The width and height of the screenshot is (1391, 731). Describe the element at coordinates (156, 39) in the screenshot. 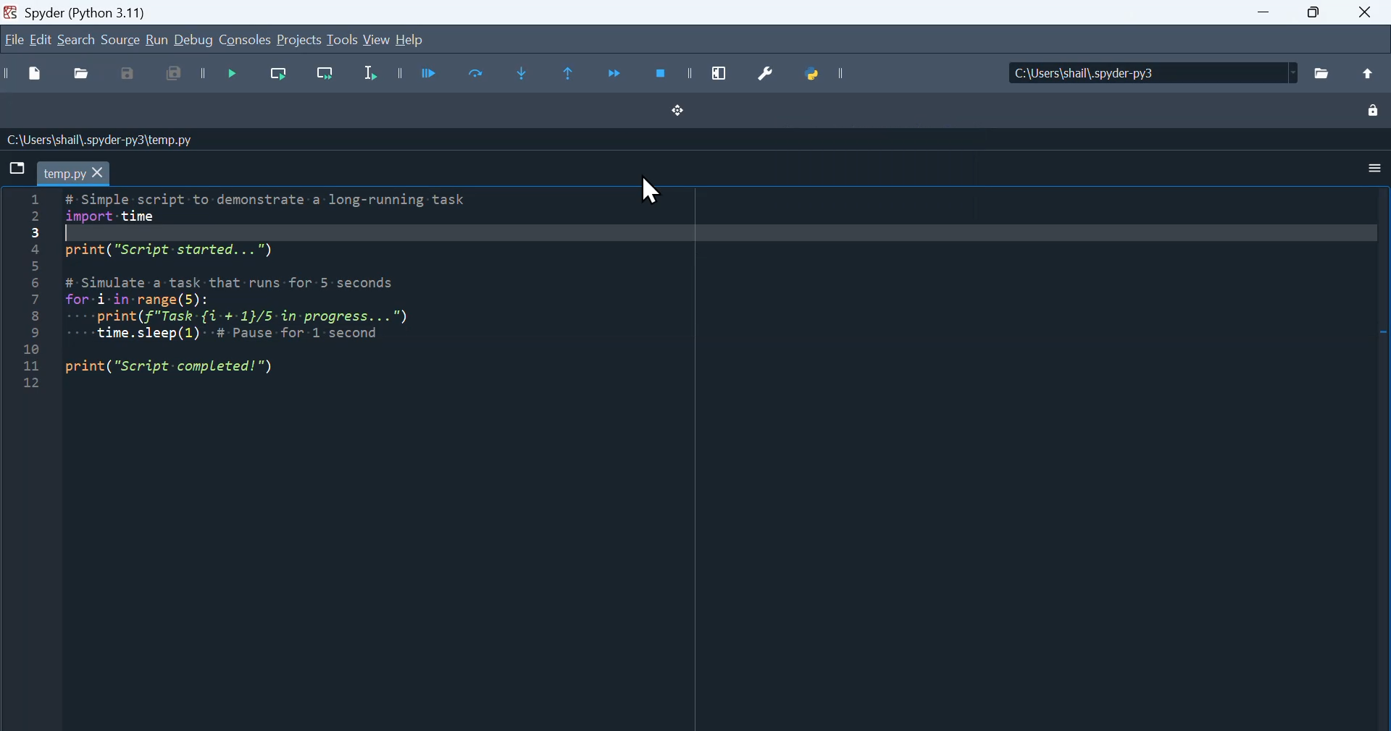

I see `run` at that location.